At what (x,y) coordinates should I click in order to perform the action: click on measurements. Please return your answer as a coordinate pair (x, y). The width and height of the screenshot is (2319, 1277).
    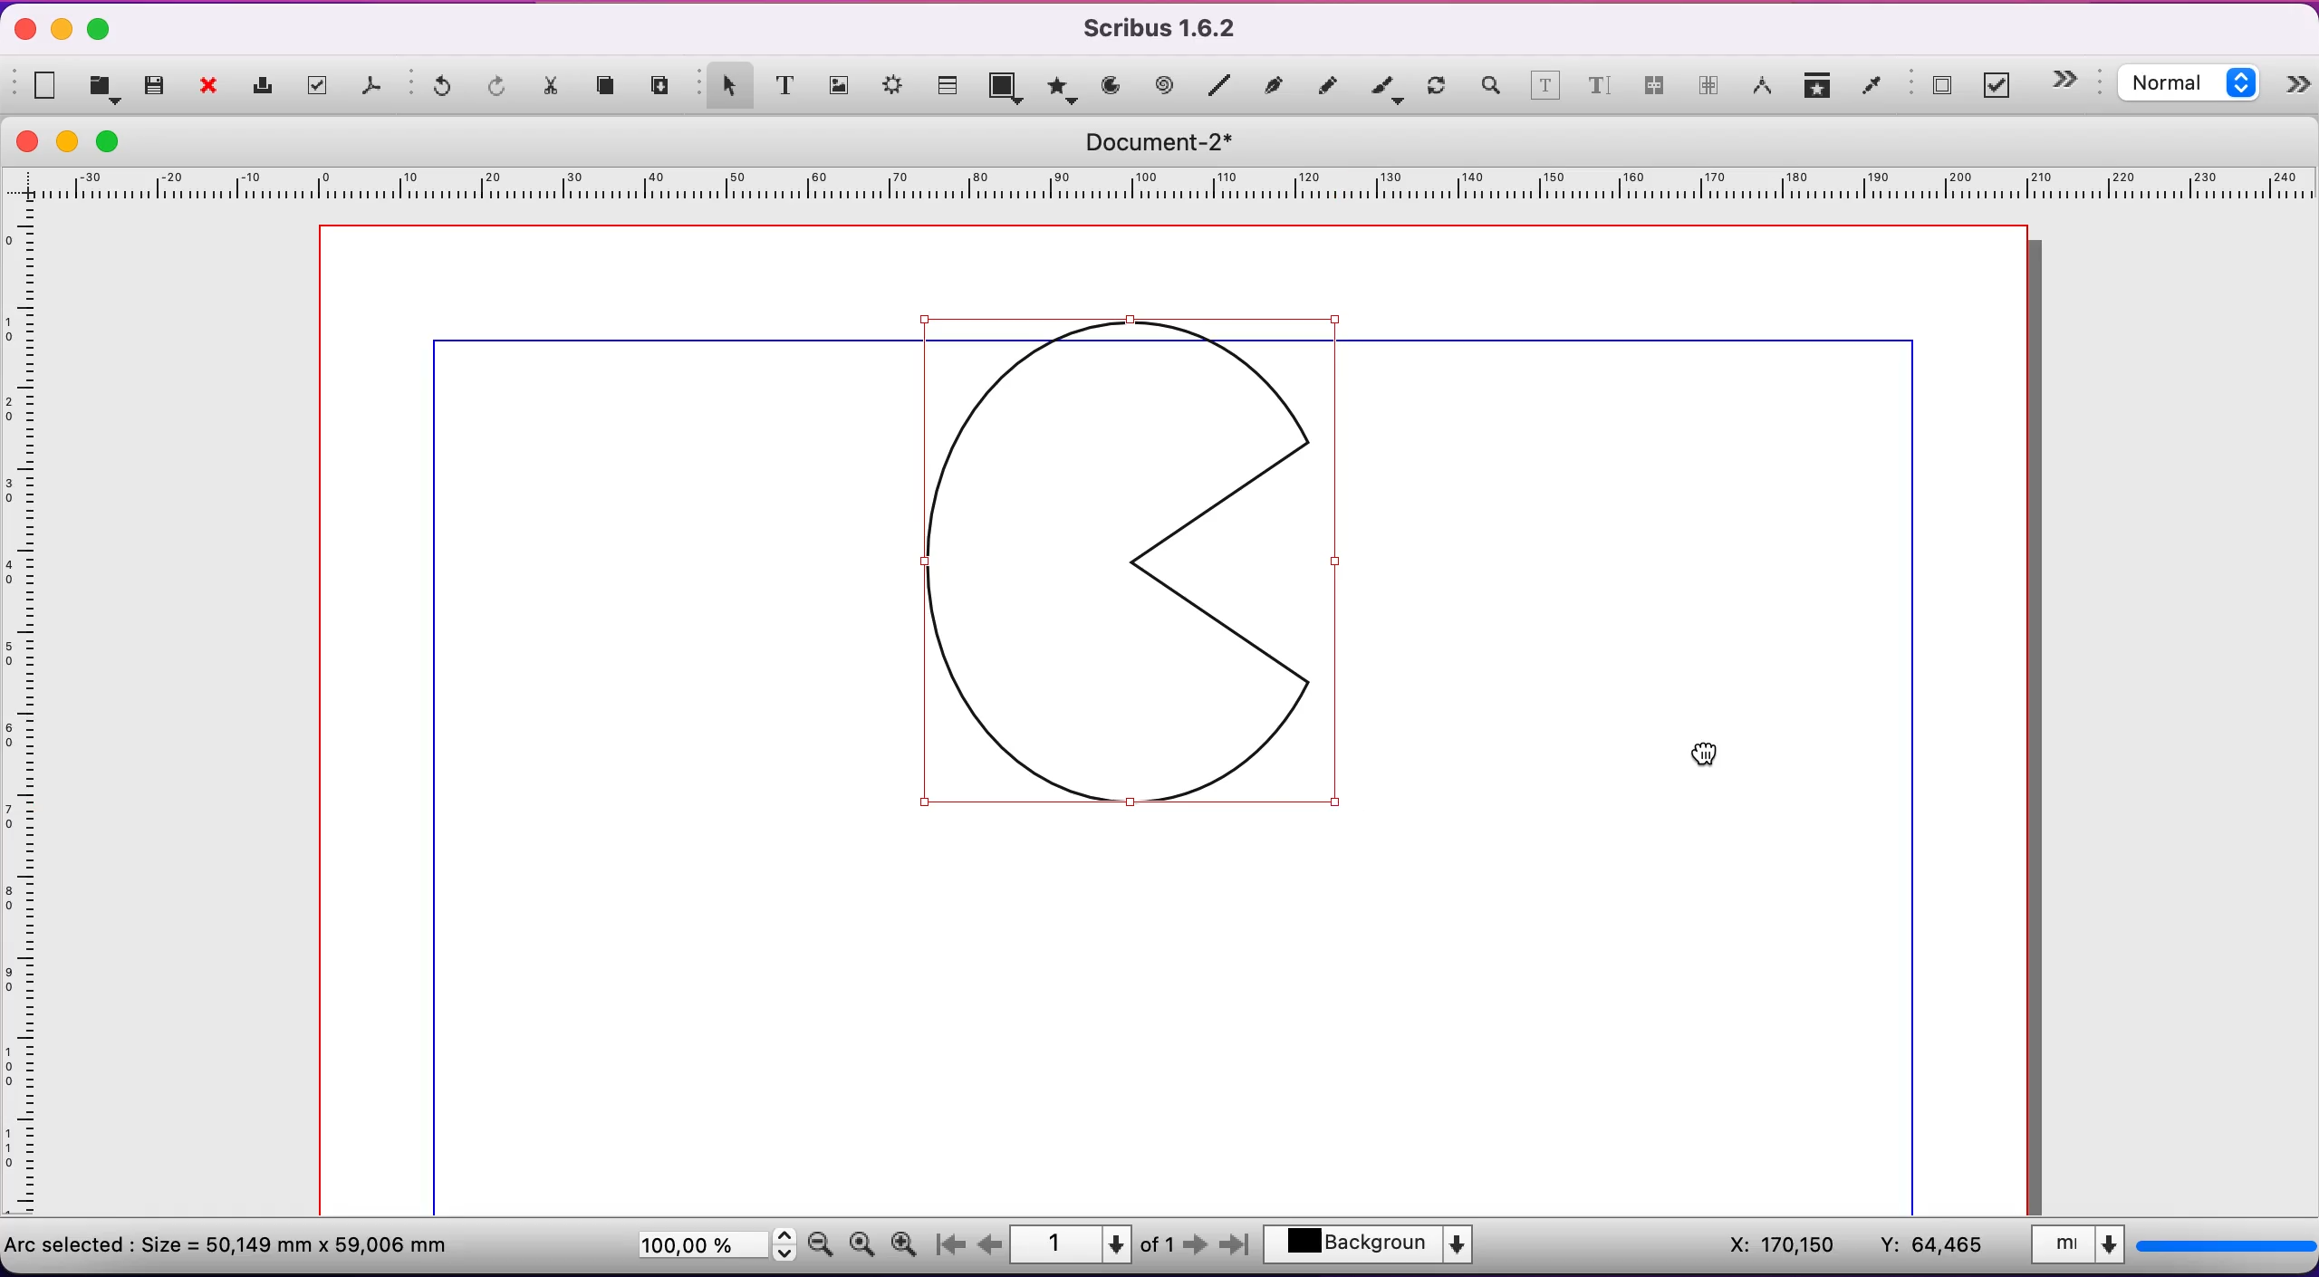
    Looking at the image, I should click on (1763, 88).